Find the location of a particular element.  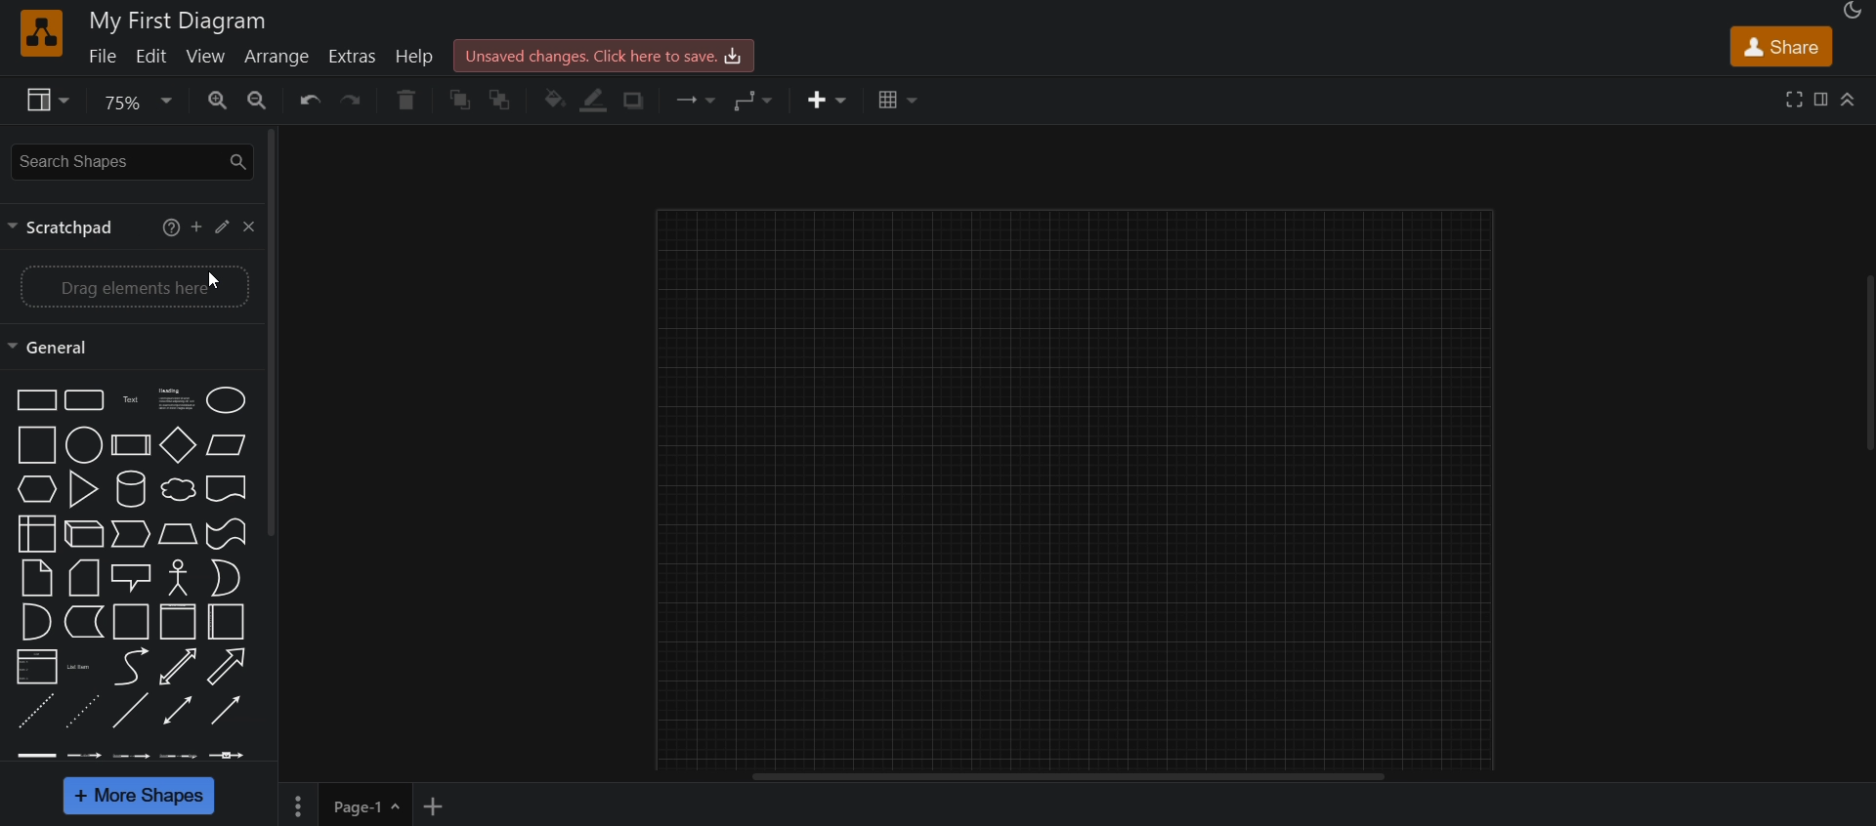

horizontal scroll bar is located at coordinates (1076, 778).